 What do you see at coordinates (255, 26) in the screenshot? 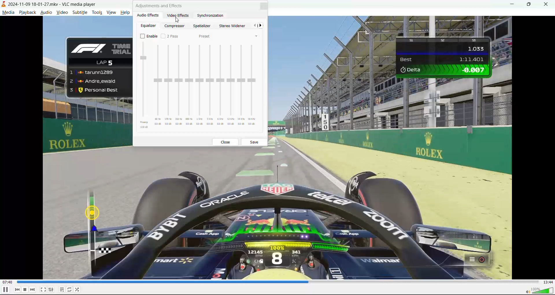
I see `previous` at bounding box center [255, 26].